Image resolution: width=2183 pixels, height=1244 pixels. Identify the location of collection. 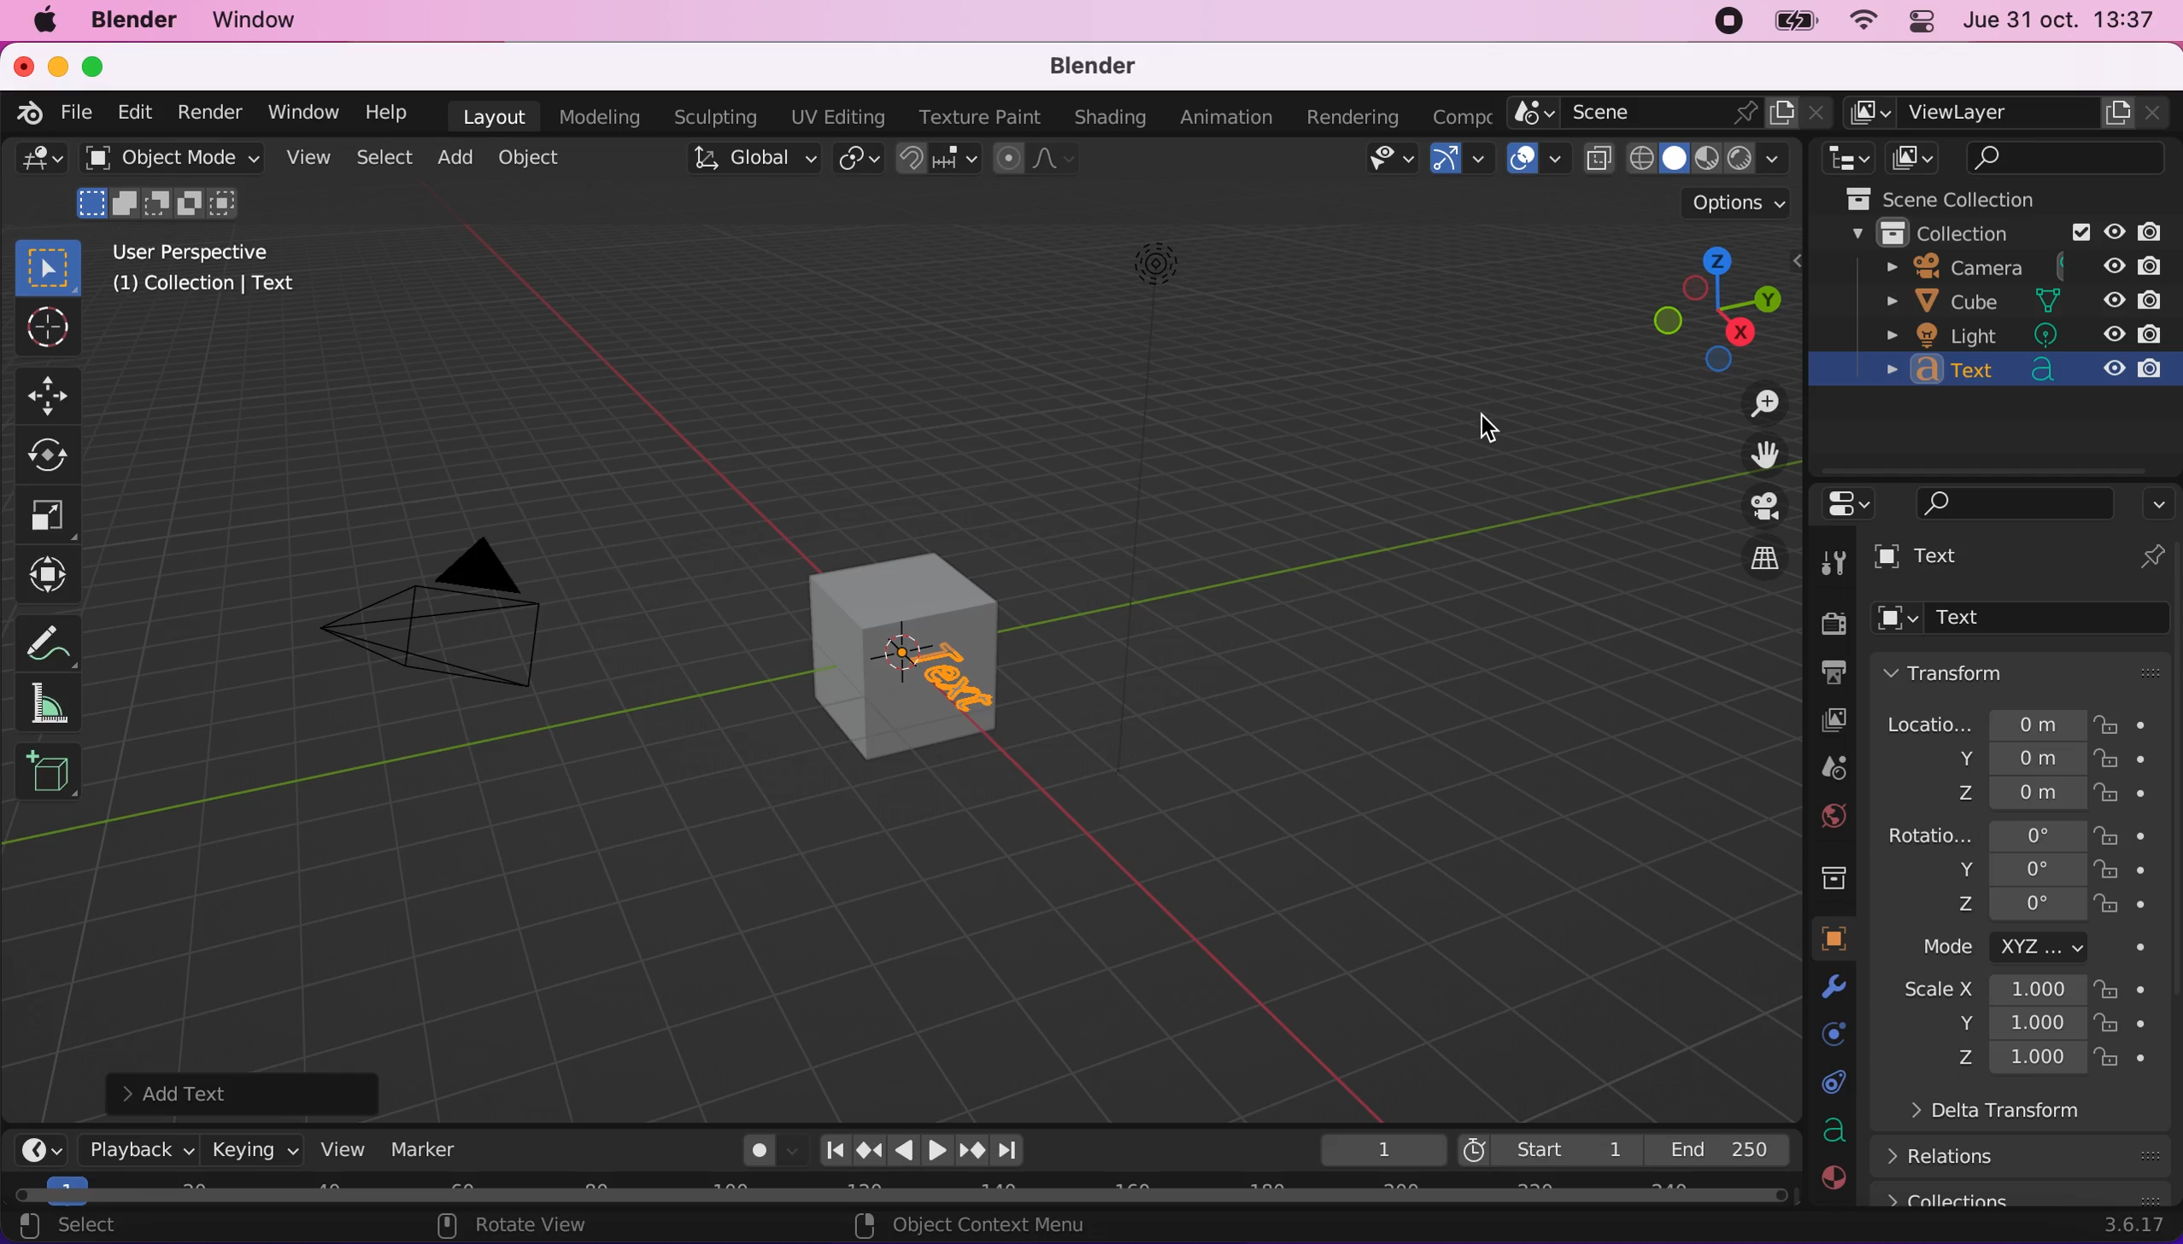
(2009, 230).